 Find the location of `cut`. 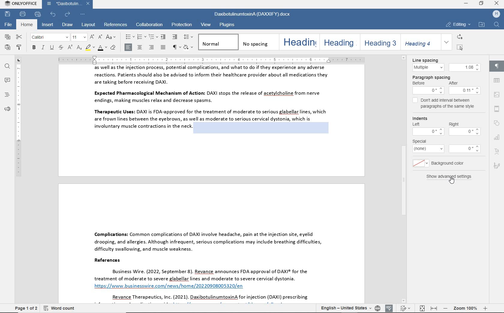

cut is located at coordinates (19, 37).